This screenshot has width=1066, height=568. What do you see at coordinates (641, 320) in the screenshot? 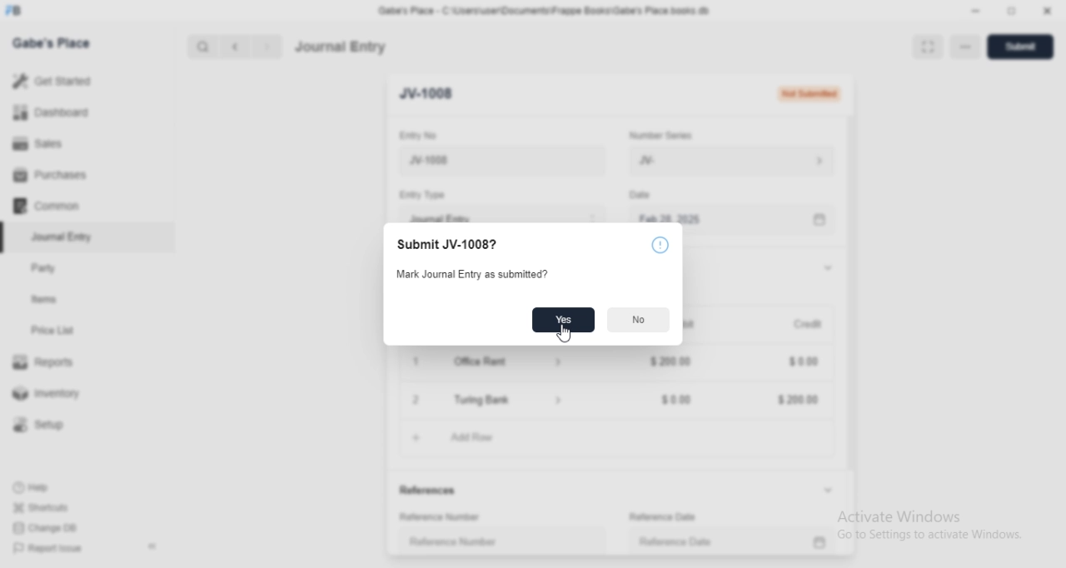
I see `NO` at bounding box center [641, 320].